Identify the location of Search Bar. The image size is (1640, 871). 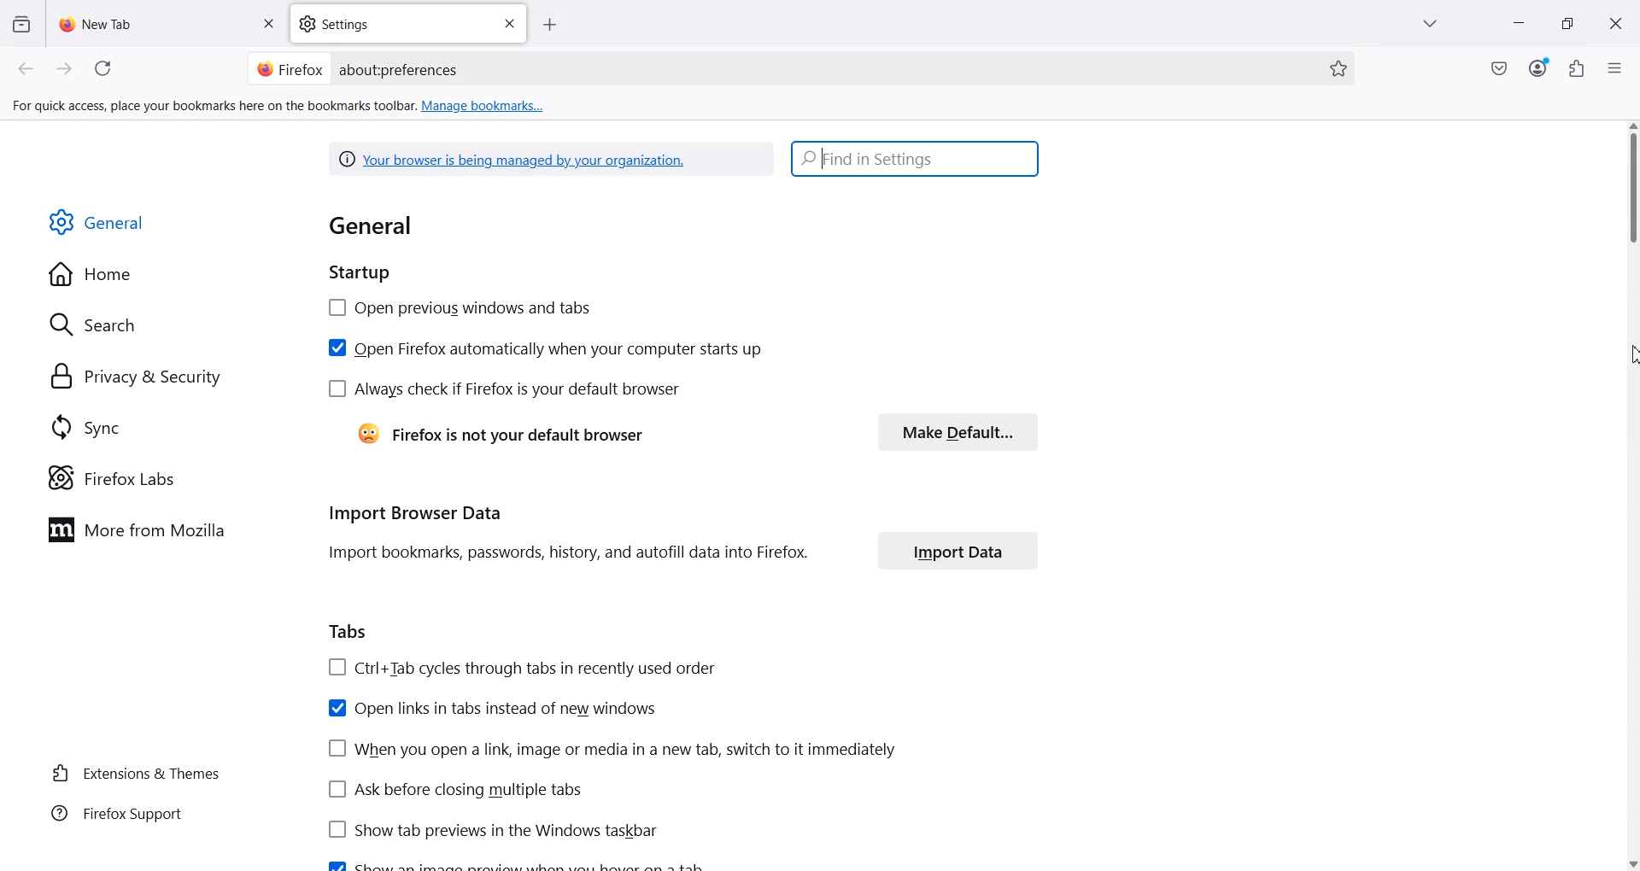
(798, 68).